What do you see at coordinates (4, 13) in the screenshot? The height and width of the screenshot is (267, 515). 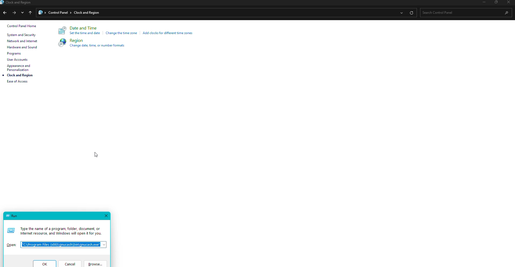 I see `previous` at bounding box center [4, 13].